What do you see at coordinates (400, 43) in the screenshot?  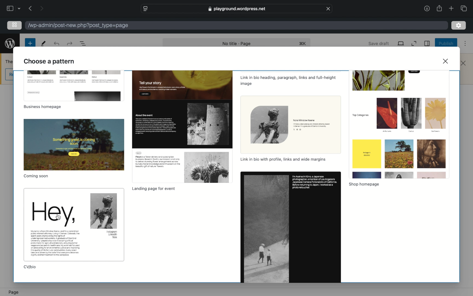 I see `view` at bounding box center [400, 43].